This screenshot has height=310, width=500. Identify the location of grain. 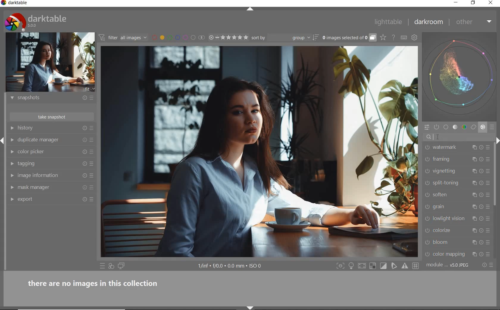
(450, 207).